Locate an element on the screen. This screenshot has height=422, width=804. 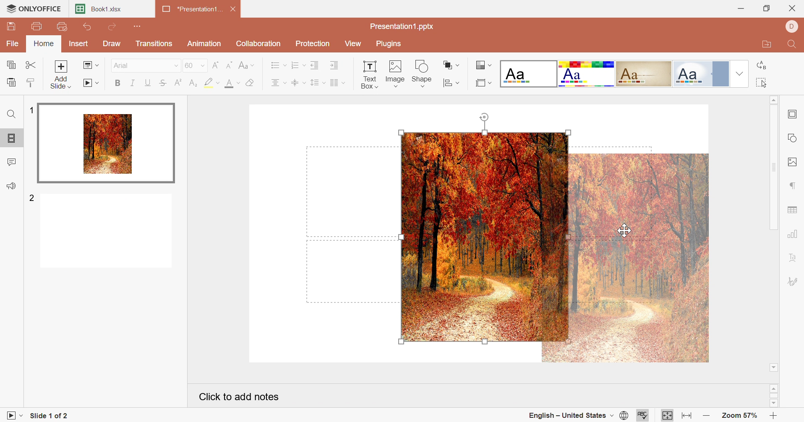
Open file location is located at coordinates (765, 46).